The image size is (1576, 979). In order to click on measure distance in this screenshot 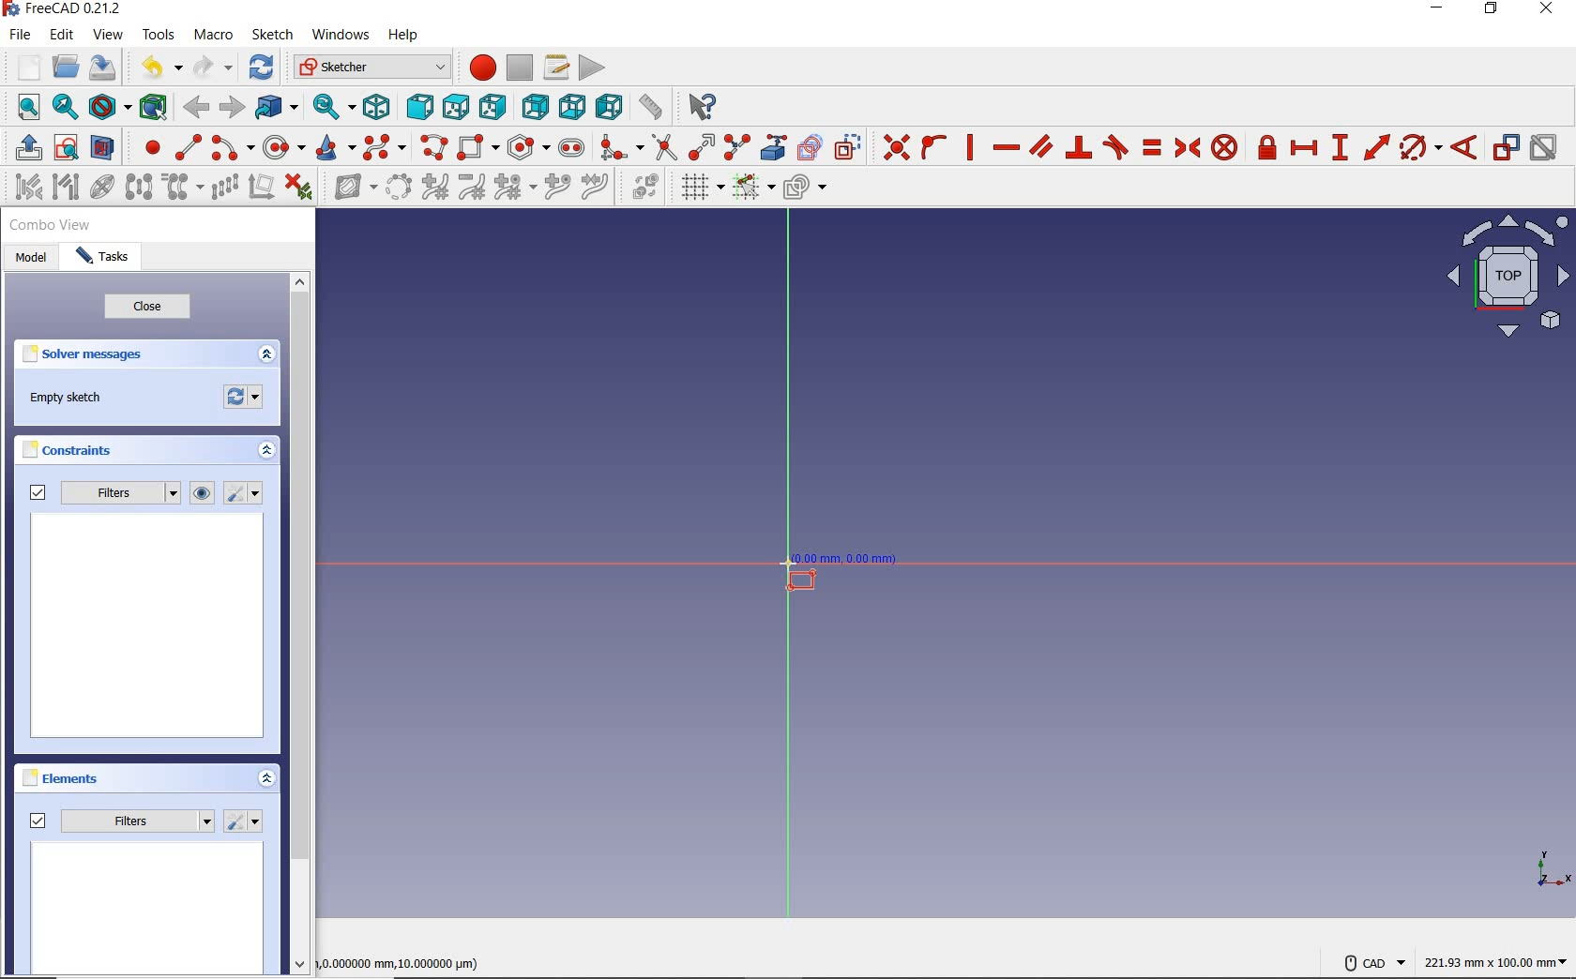, I will do `click(650, 108)`.